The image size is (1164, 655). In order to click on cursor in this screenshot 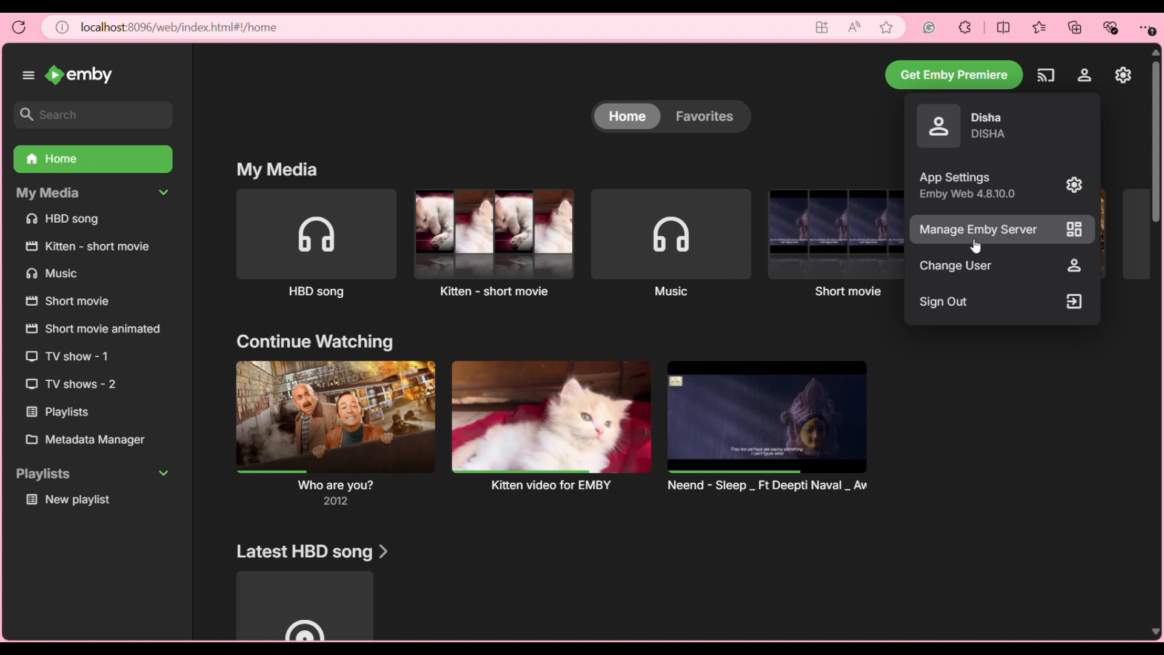, I will do `click(1086, 85)`.